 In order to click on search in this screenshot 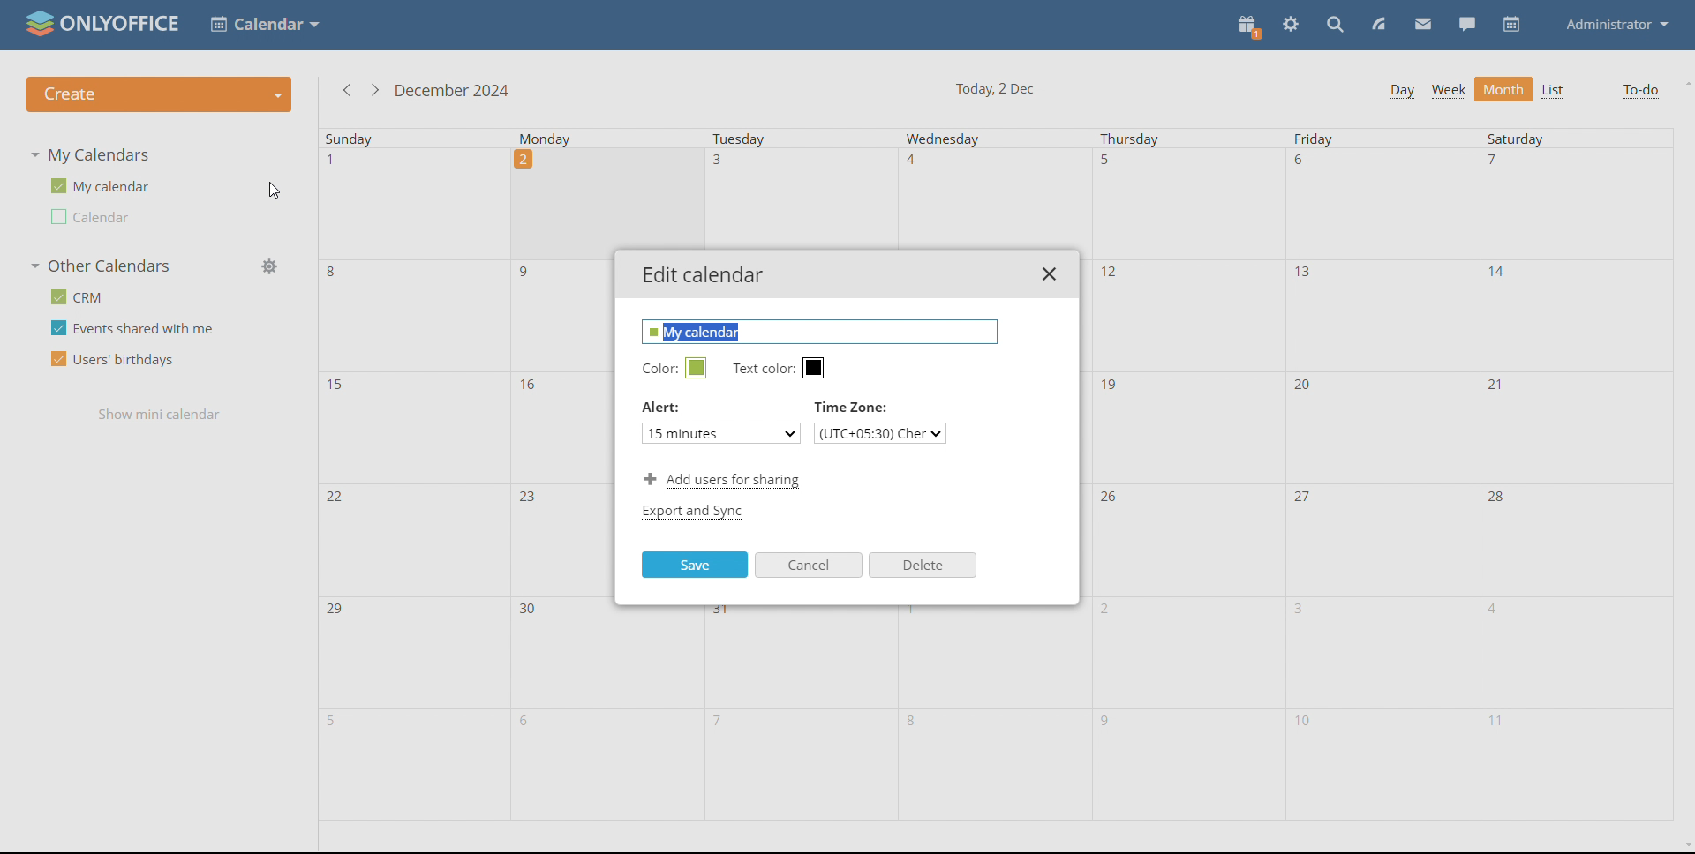, I will do `click(1334, 26)`.